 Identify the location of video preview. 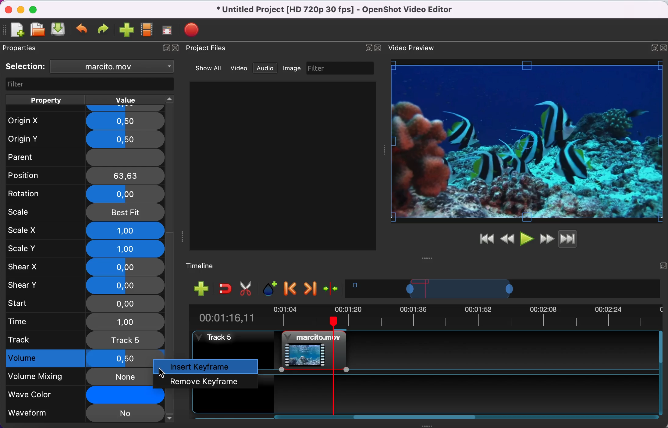
(527, 142).